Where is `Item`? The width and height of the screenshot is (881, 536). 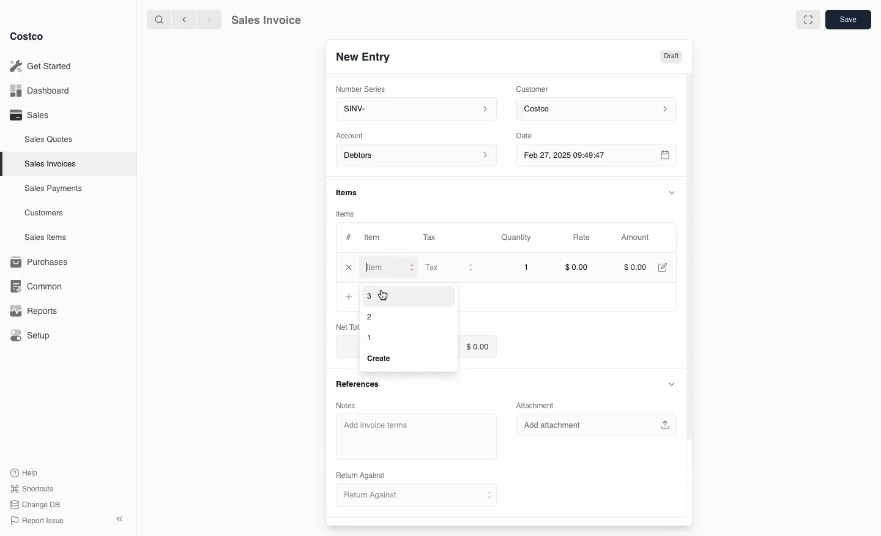 Item is located at coordinates (392, 267).